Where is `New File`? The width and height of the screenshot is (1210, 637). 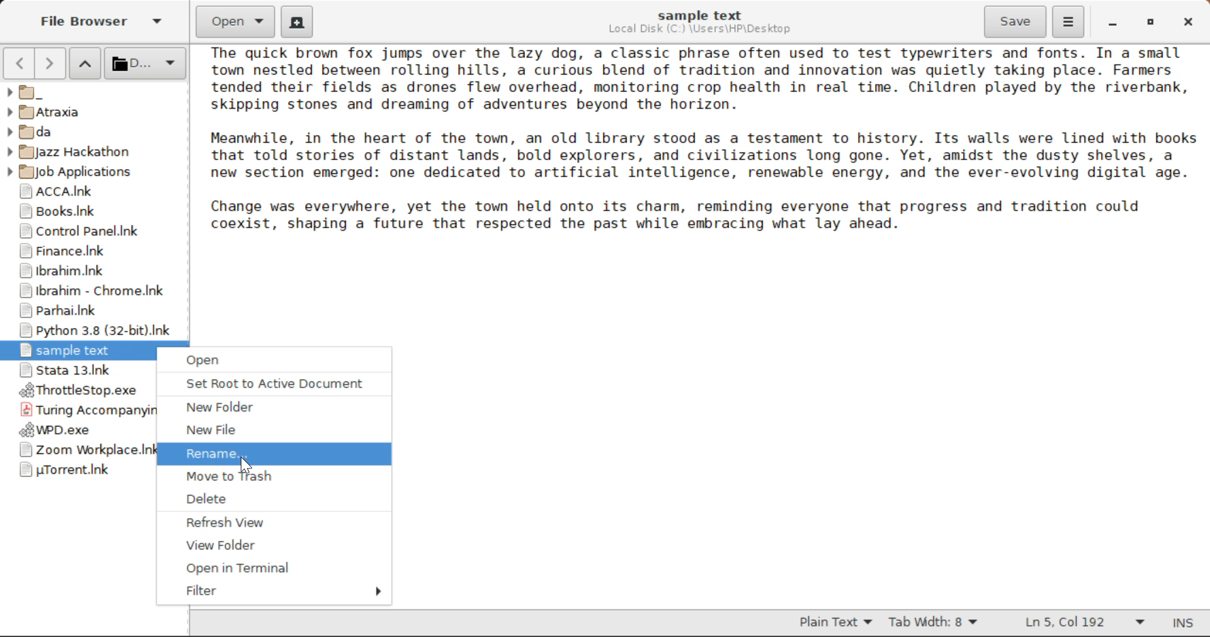 New File is located at coordinates (271, 430).